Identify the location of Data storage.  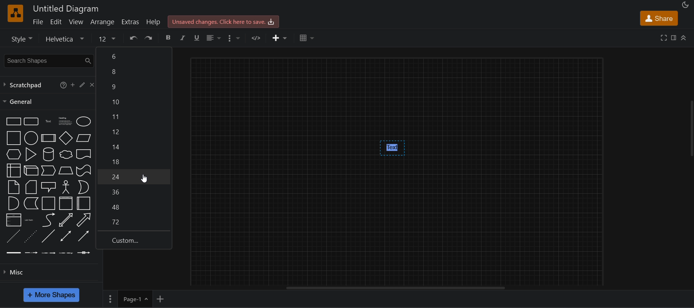
(31, 203).